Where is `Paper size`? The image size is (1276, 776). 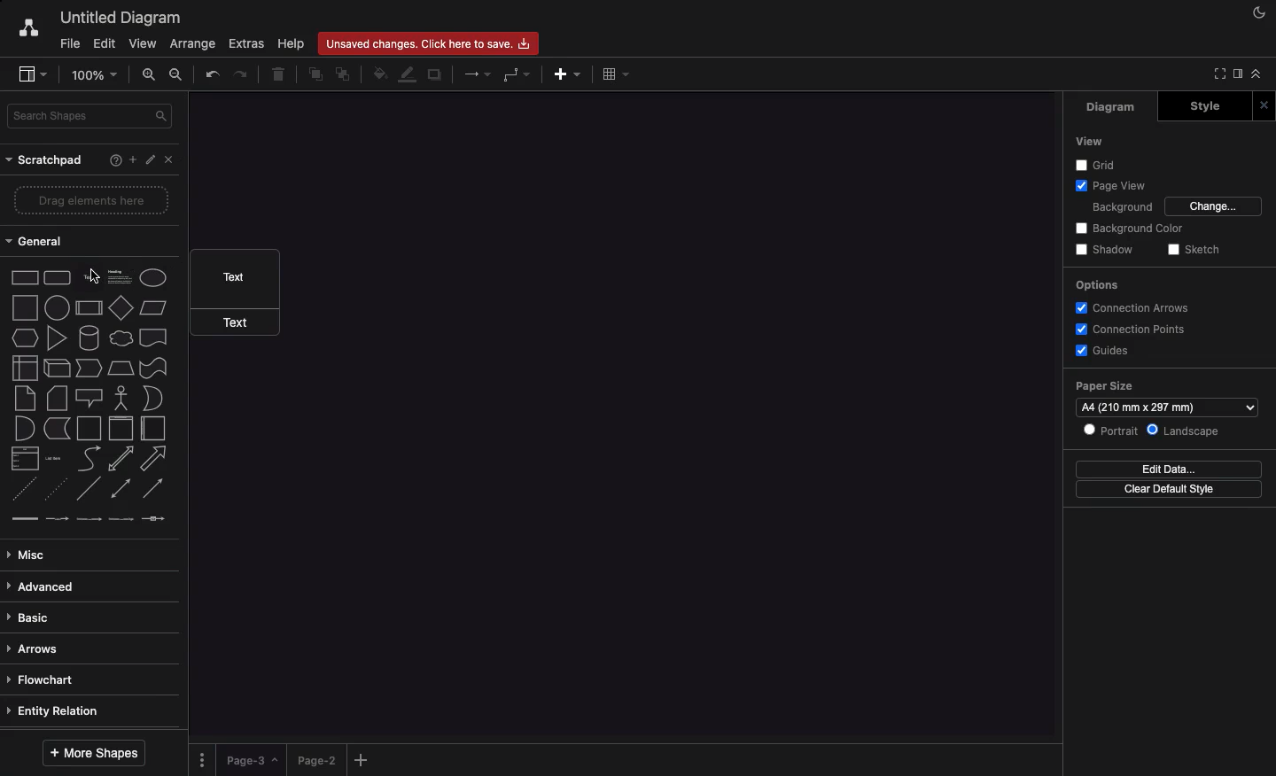 Paper size is located at coordinates (1109, 384).